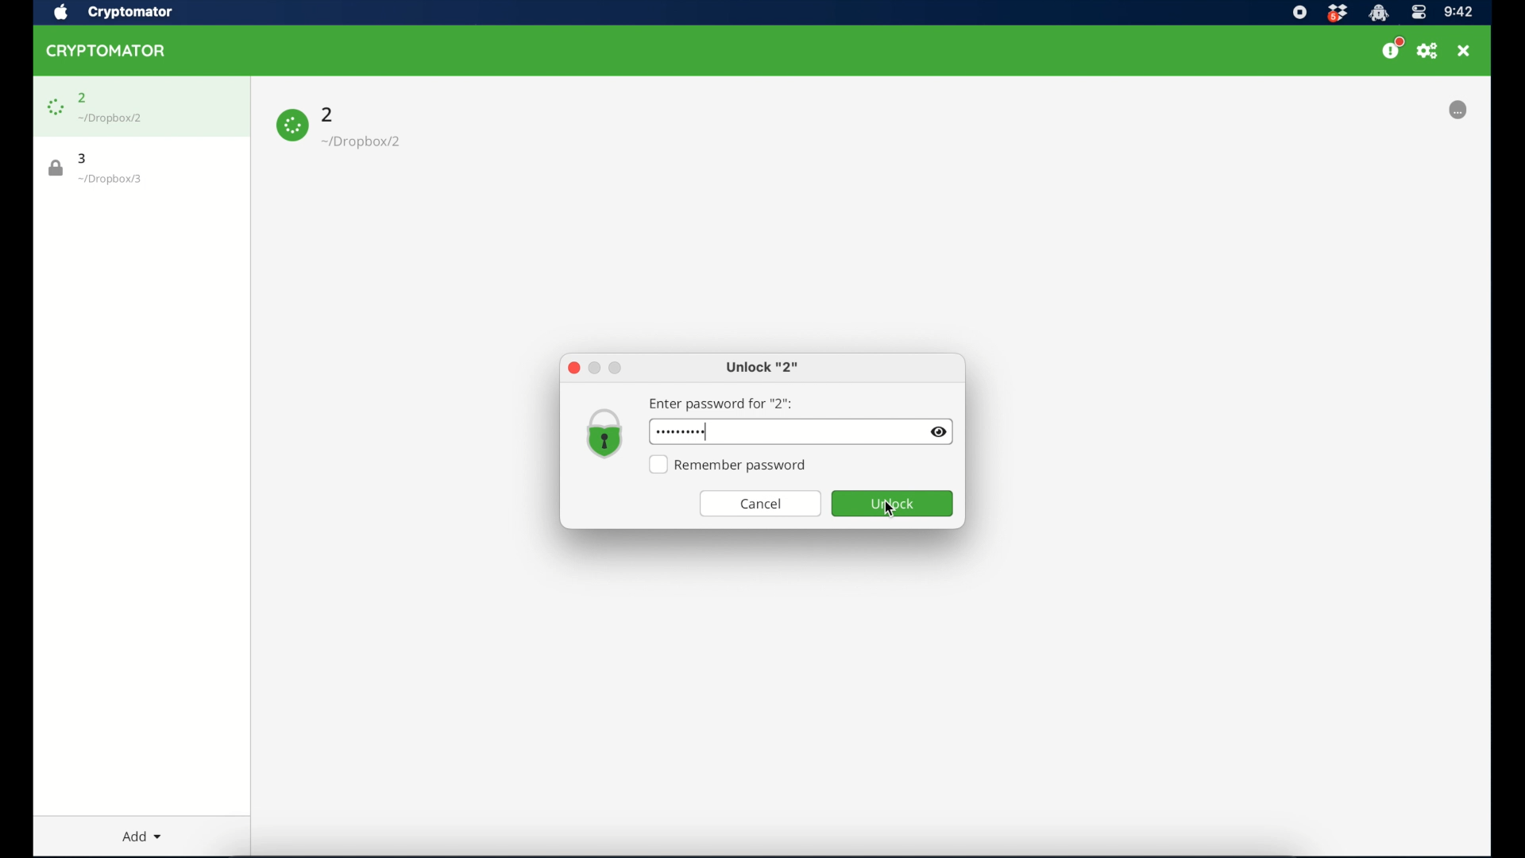 The width and height of the screenshot is (1525, 858). Describe the element at coordinates (760, 504) in the screenshot. I see `cancel` at that location.